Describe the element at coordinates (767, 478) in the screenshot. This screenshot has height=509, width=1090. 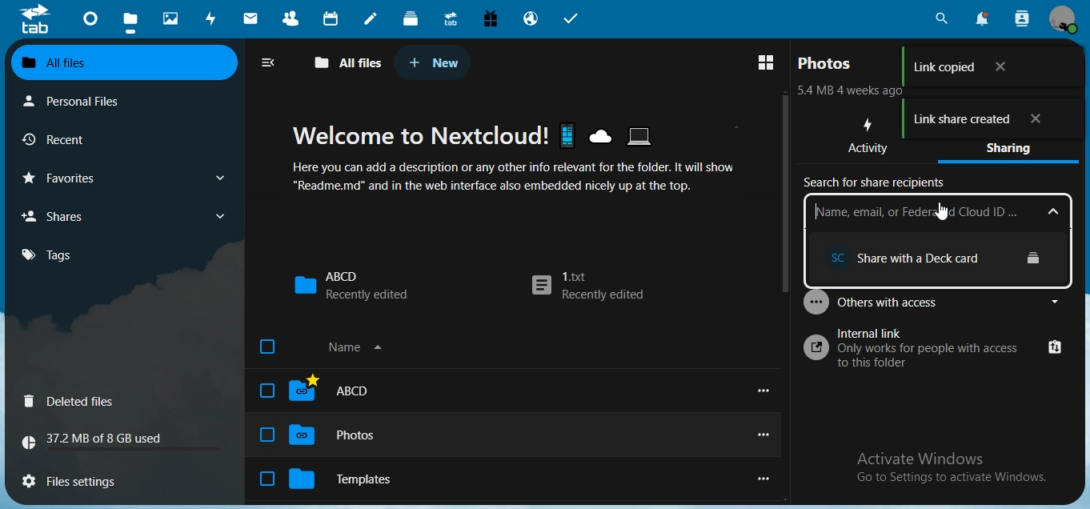
I see `more options` at that location.